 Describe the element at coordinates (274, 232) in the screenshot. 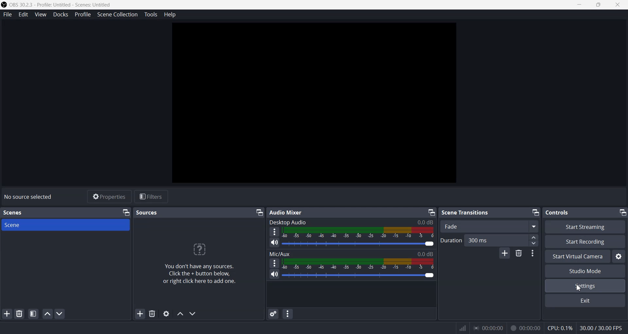

I see `More` at that location.